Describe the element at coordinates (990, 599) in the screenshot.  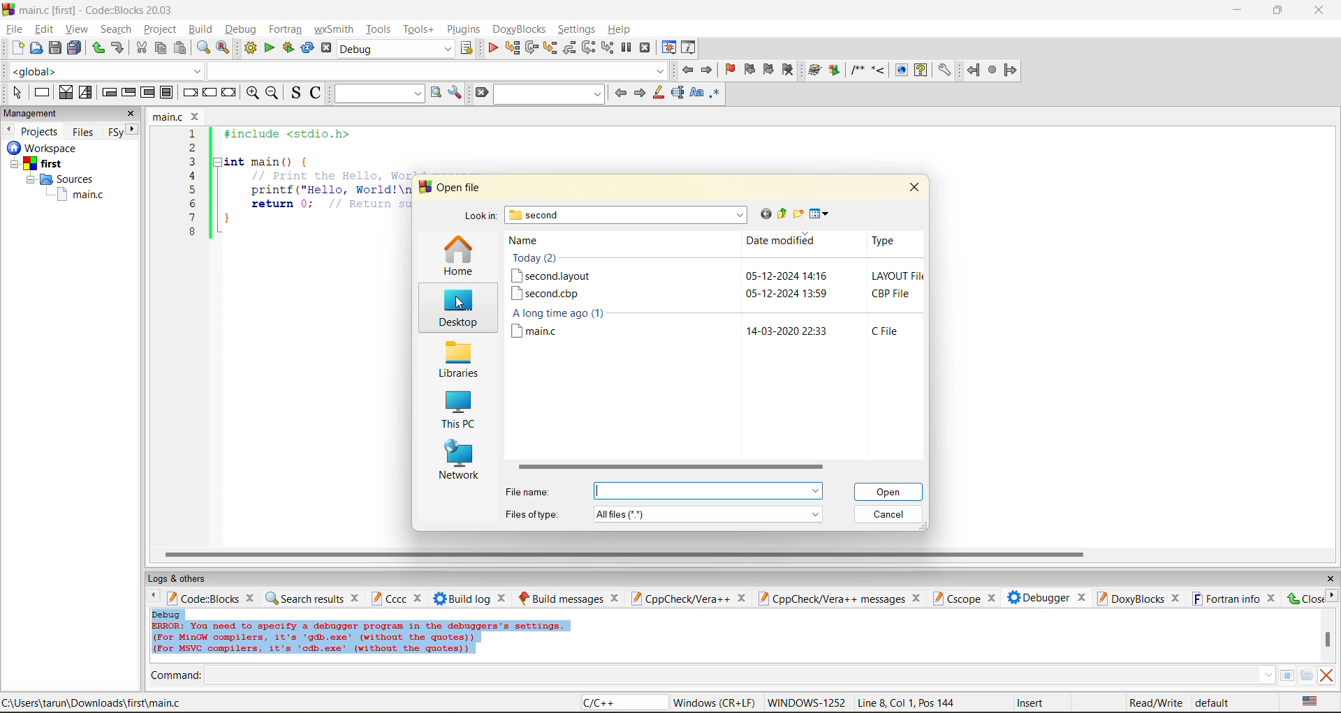
I see `close` at that location.